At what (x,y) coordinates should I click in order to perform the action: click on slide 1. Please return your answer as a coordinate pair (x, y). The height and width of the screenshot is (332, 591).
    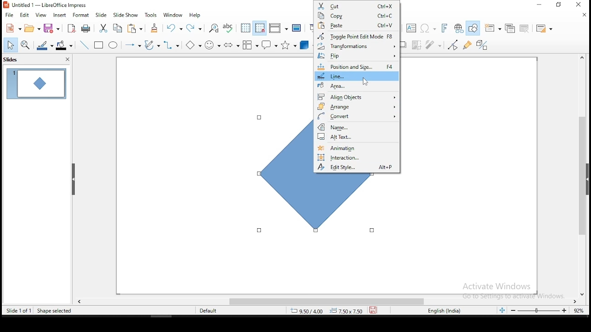
    Looking at the image, I should click on (35, 83).